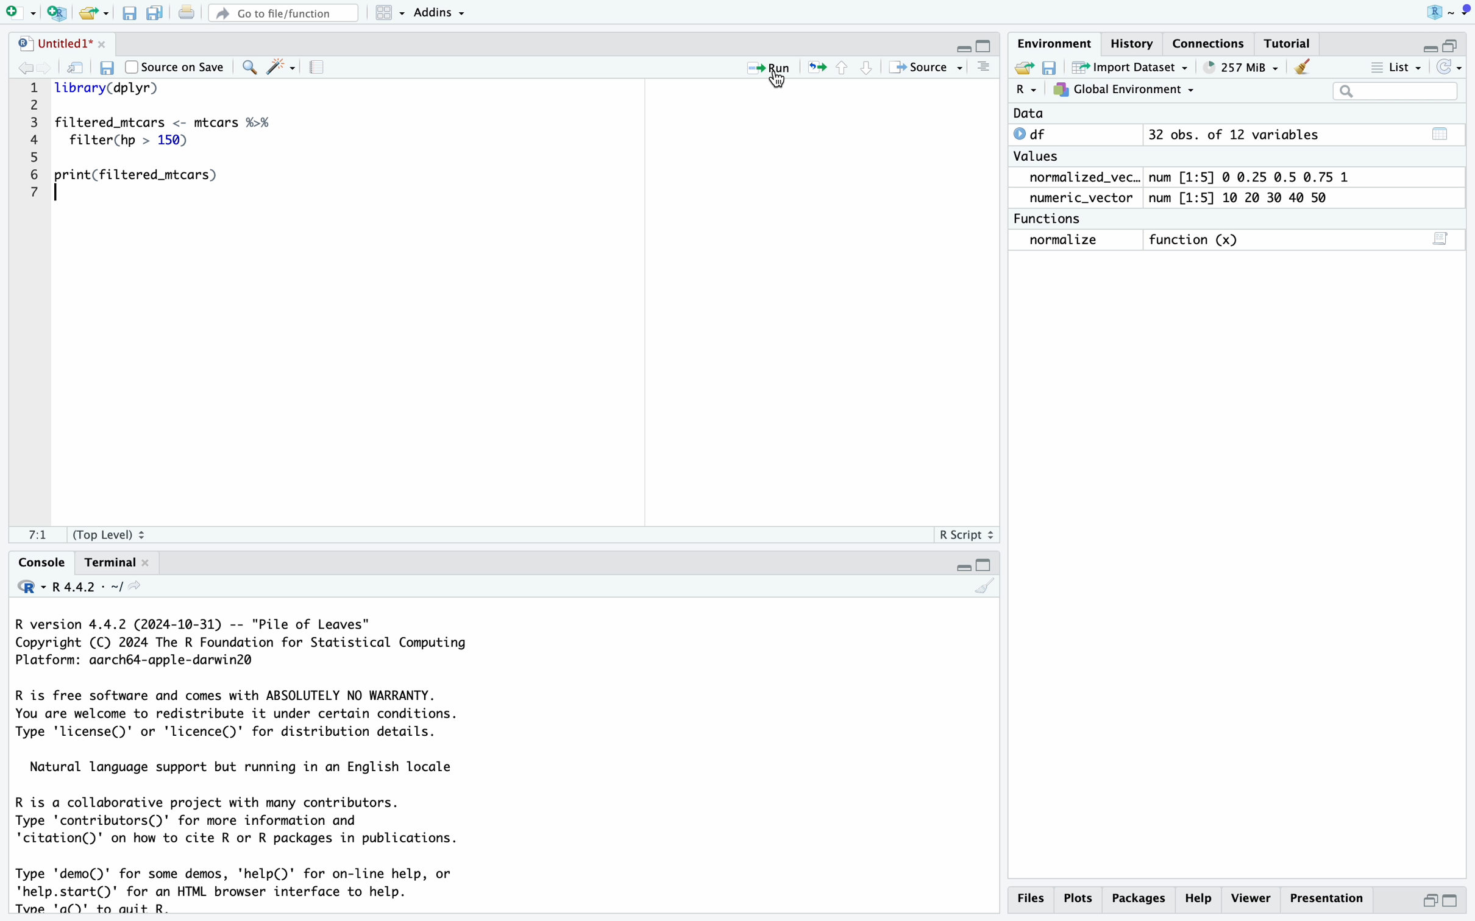 Image resolution: width=1475 pixels, height=921 pixels. What do you see at coordinates (1132, 43) in the screenshot?
I see `History` at bounding box center [1132, 43].